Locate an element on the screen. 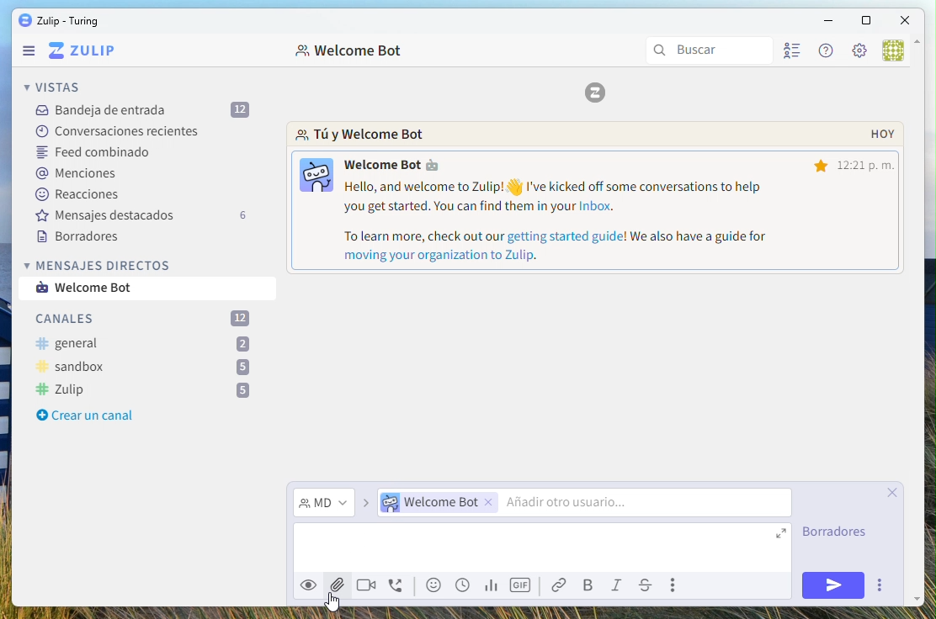 The width and height of the screenshot is (936, 619). Minimize is located at coordinates (827, 20).